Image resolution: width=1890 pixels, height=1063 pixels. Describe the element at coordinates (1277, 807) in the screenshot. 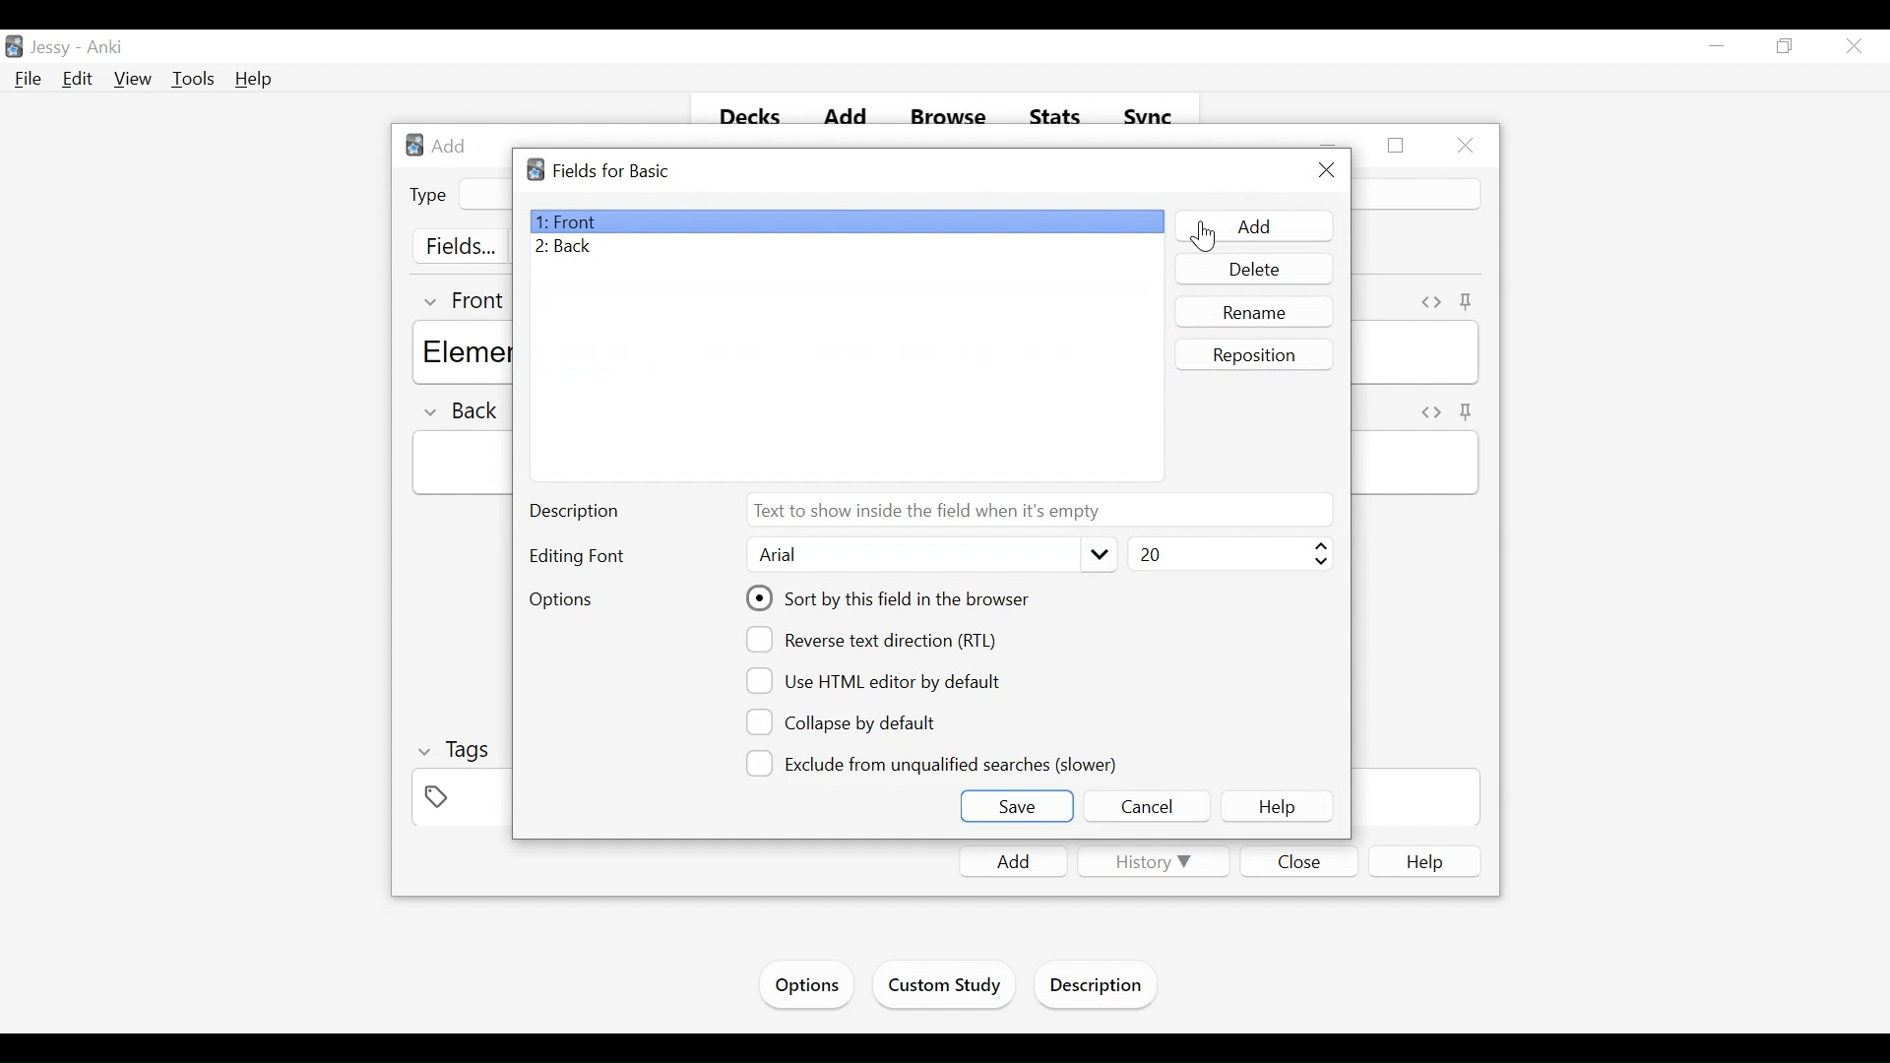

I see `Help` at that location.